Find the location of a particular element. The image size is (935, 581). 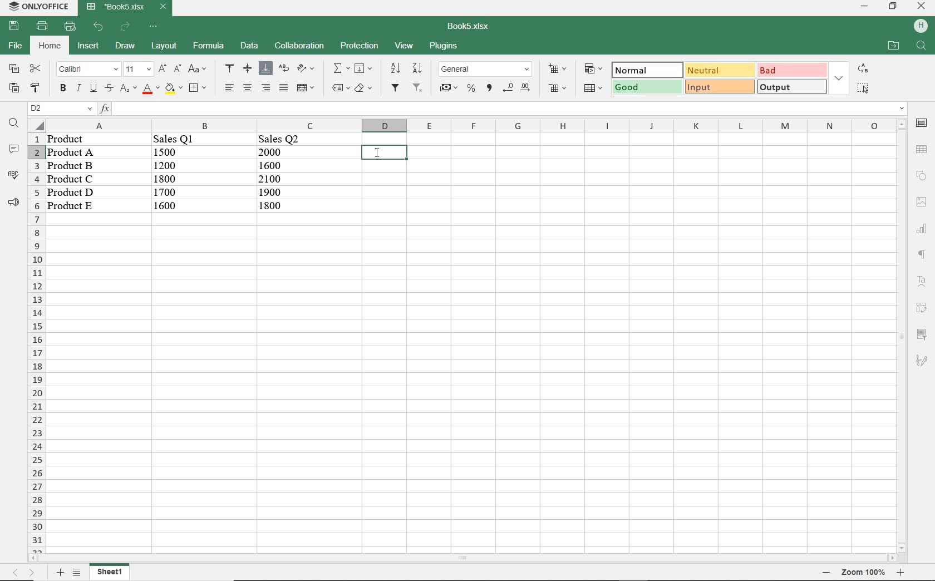

document name is located at coordinates (469, 27).